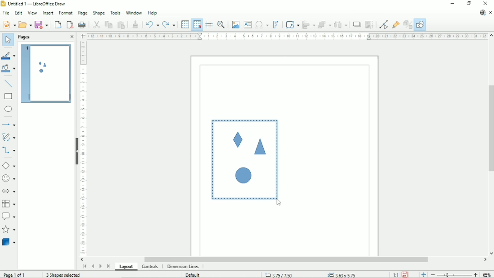 The height and width of the screenshot is (278, 494). Describe the element at coordinates (221, 24) in the screenshot. I see `Zoom & pan` at that location.